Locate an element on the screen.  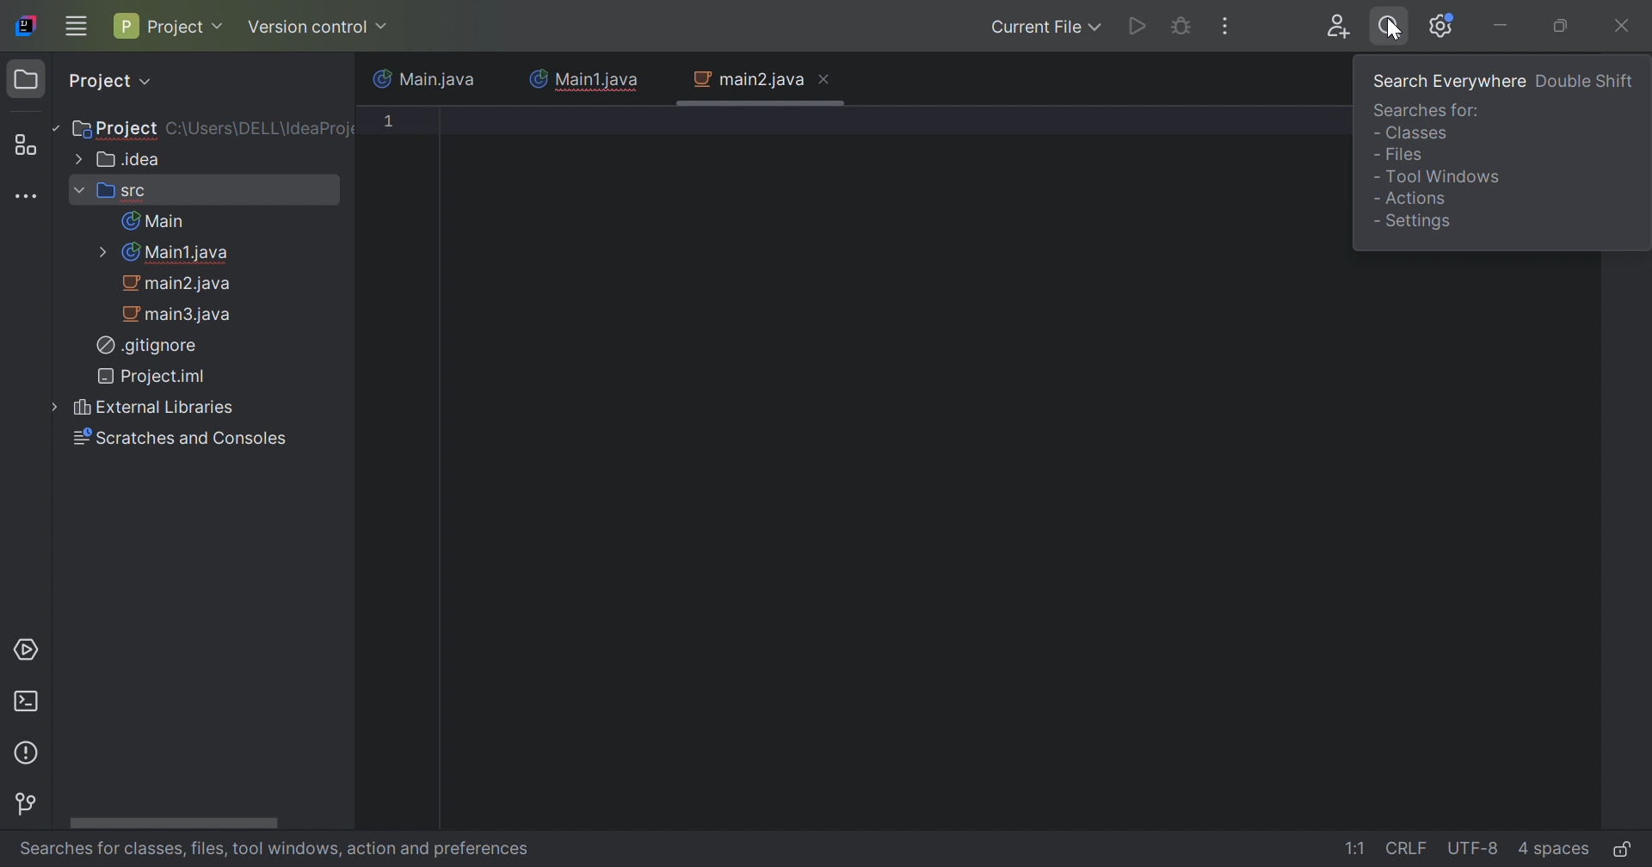
Horizontal Scroll bar is located at coordinates (171, 821).